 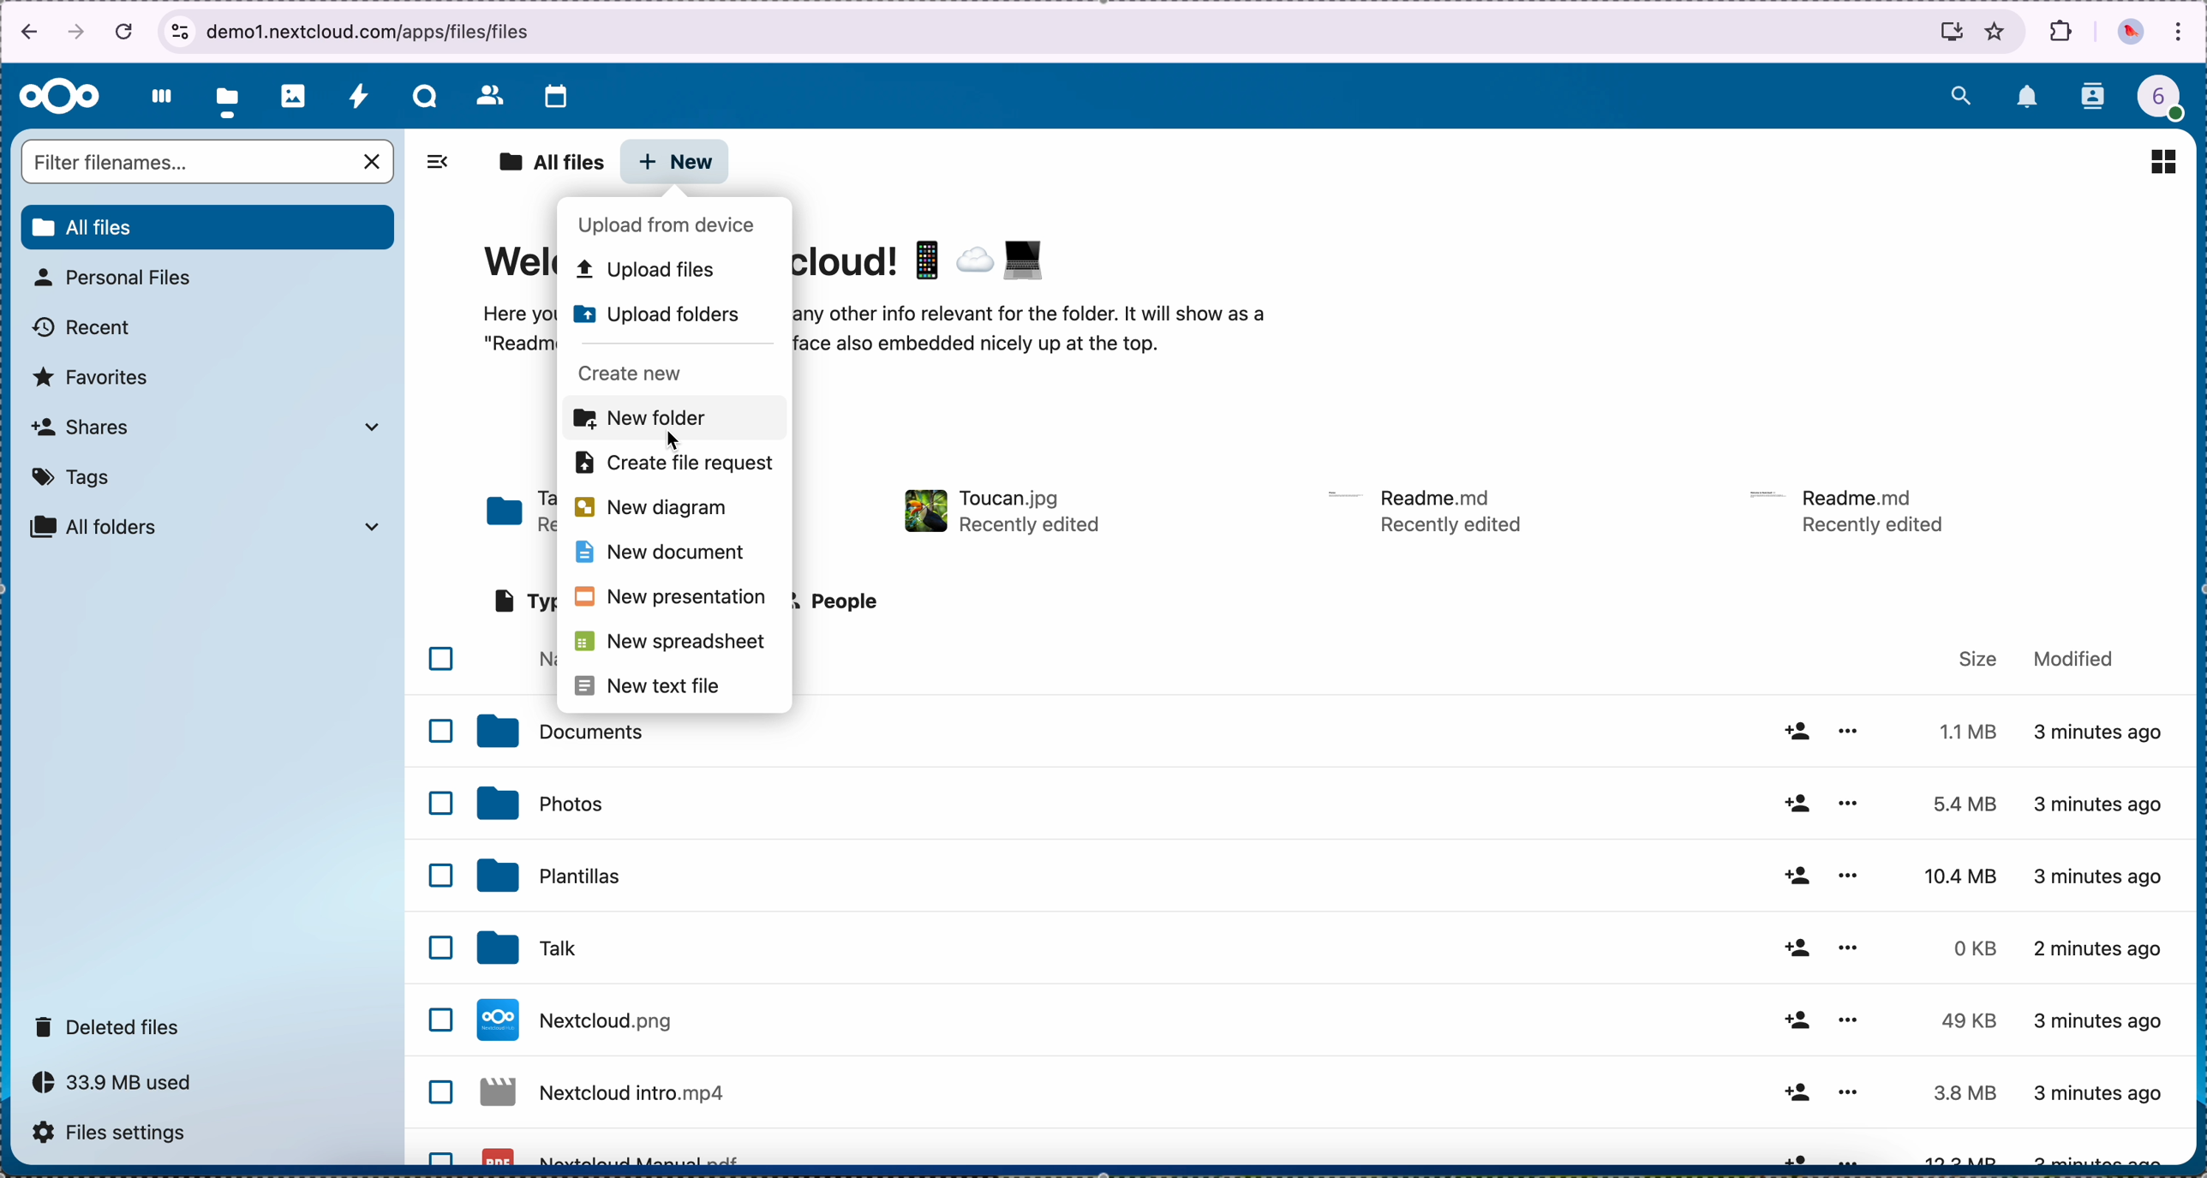 I want to click on customize and control Google Chrome, so click(x=2180, y=33).